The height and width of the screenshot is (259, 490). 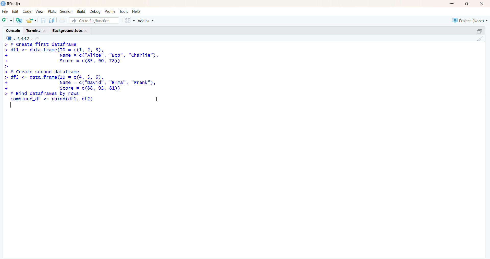 I want to click on Tools, so click(x=124, y=11).